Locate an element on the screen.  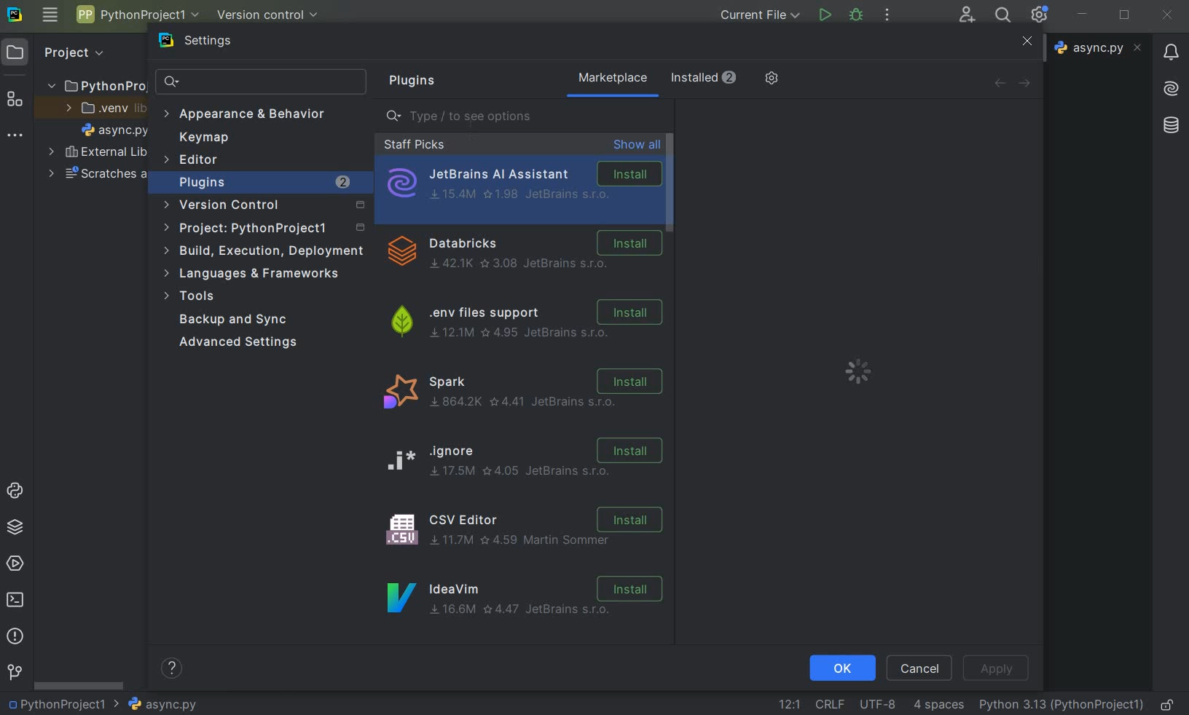
git is located at coordinates (14, 673).